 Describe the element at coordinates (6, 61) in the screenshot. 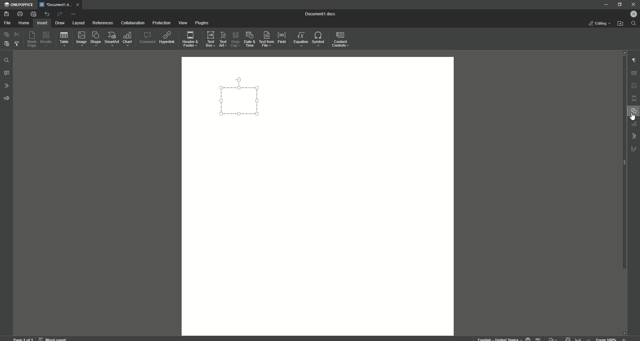

I see `Find` at that location.